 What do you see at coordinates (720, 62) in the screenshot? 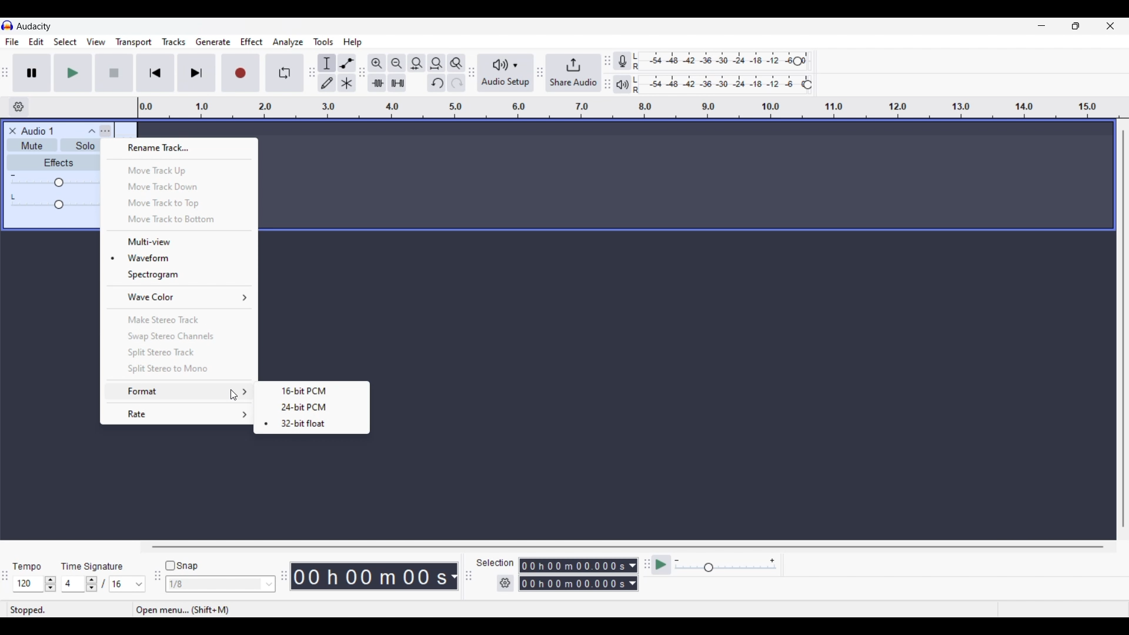
I see `Recording level` at bounding box center [720, 62].